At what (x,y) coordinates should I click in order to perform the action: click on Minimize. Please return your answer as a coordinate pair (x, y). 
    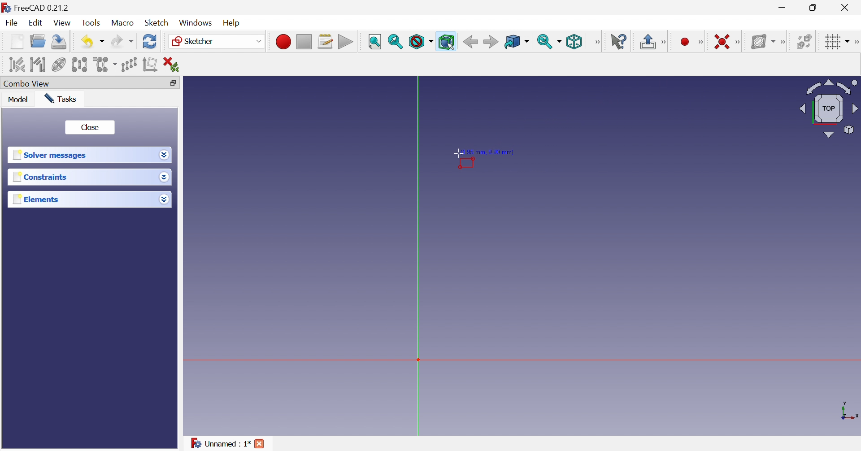
    Looking at the image, I should click on (785, 7).